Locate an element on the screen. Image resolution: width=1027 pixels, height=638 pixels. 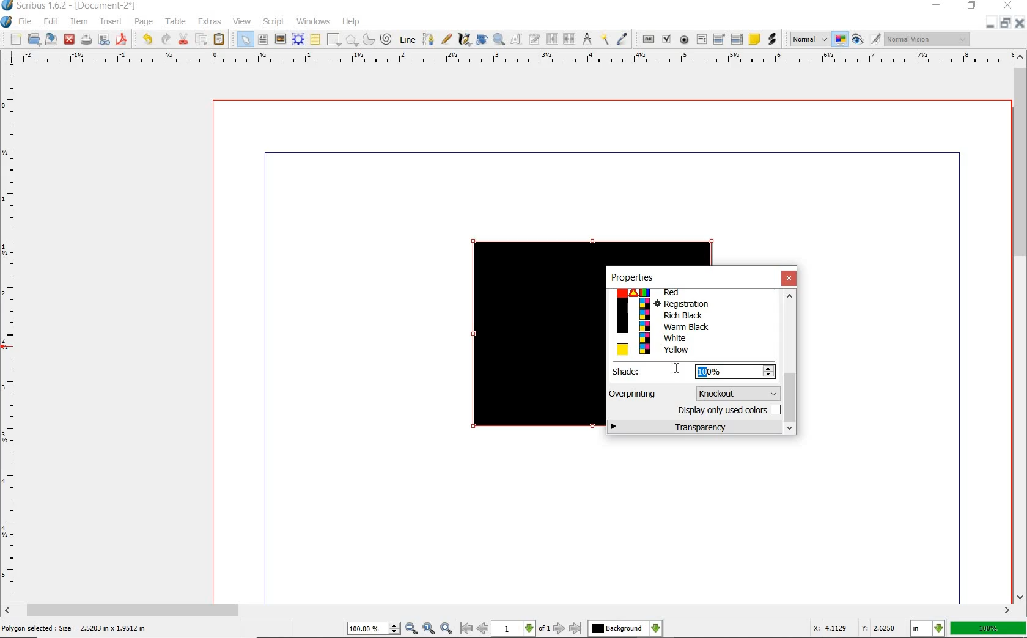
Registration is located at coordinates (692, 304).